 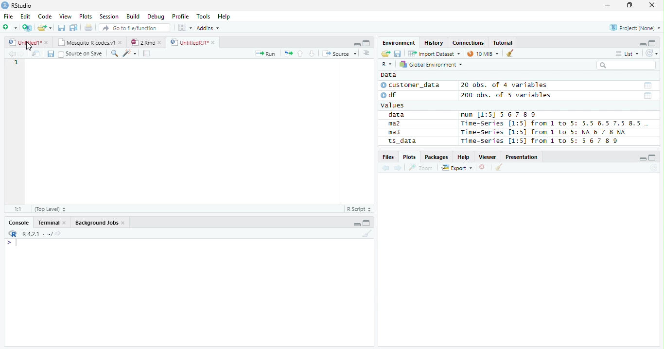 I want to click on Minimze, so click(x=642, y=44).